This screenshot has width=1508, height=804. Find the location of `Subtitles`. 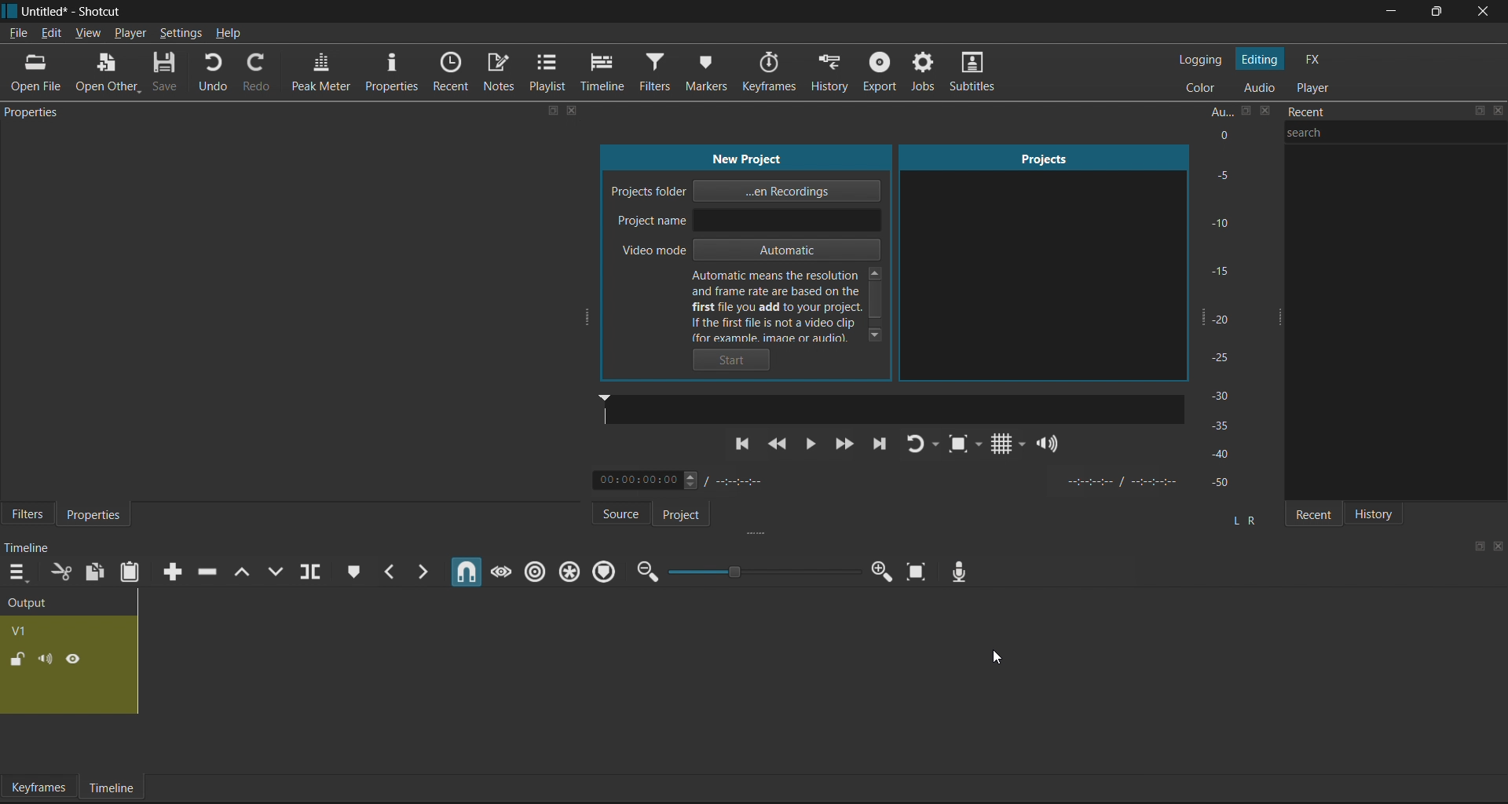

Subtitles is located at coordinates (979, 75).